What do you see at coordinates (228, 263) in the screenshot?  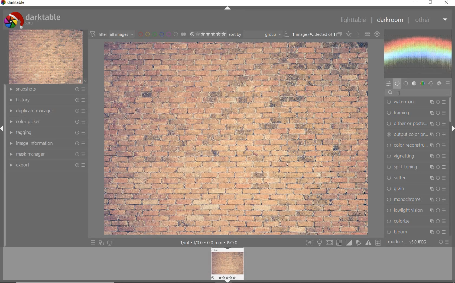 I see `image preview` at bounding box center [228, 263].